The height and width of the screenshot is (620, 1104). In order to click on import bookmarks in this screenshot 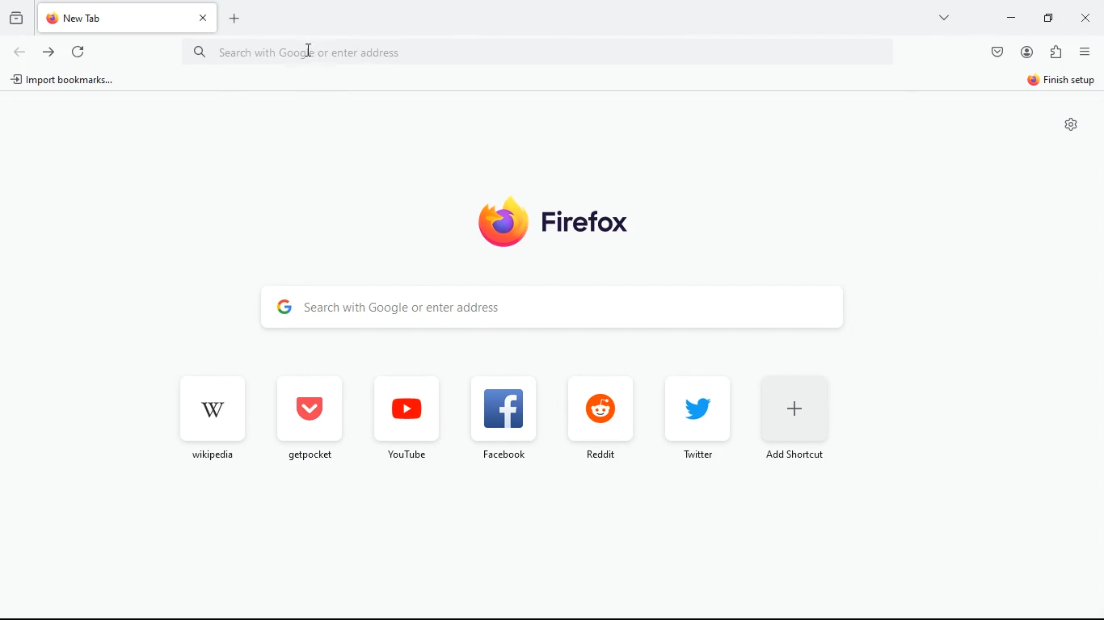, I will do `click(65, 81)`.